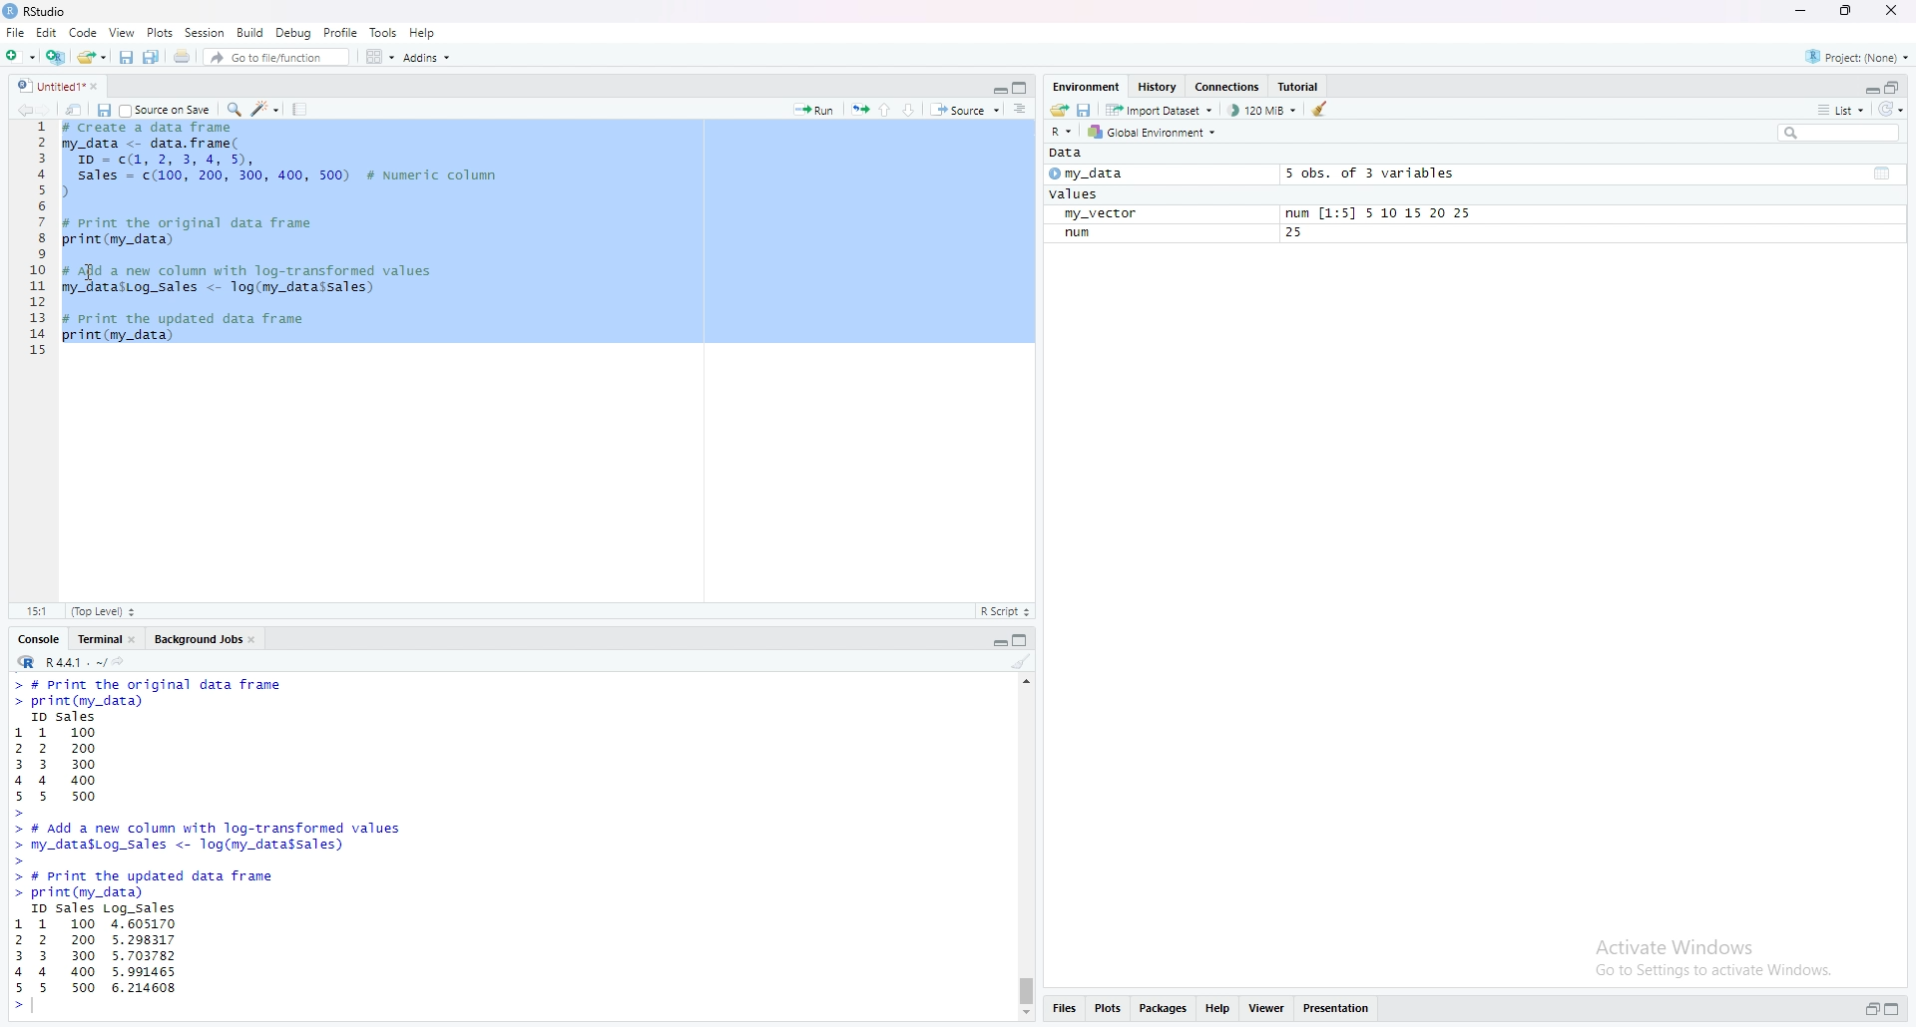  I want to click on minimize, so click(993, 88).